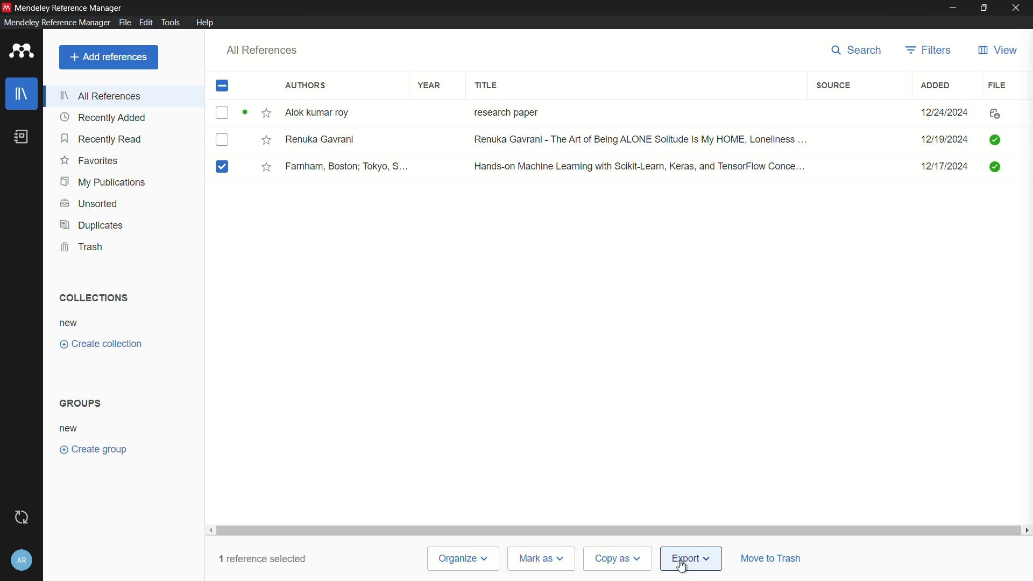  Describe the element at coordinates (22, 562) in the screenshot. I see `account and help` at that location.